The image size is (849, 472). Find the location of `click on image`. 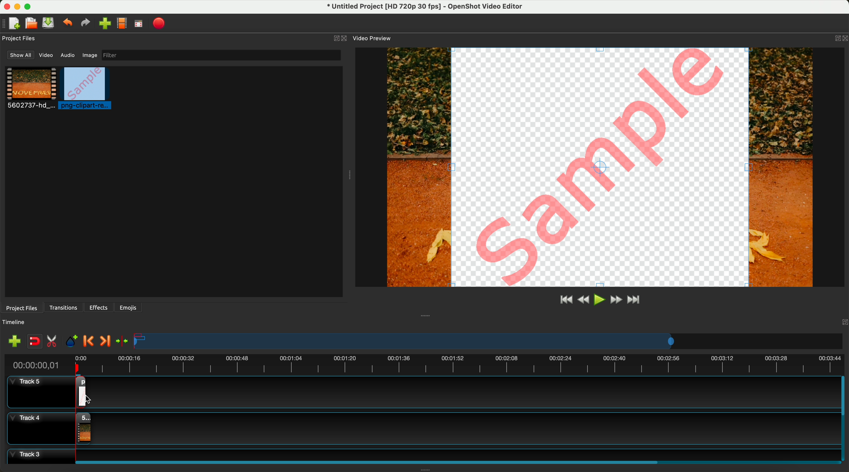

click on image is located at coordinates (87, 89).